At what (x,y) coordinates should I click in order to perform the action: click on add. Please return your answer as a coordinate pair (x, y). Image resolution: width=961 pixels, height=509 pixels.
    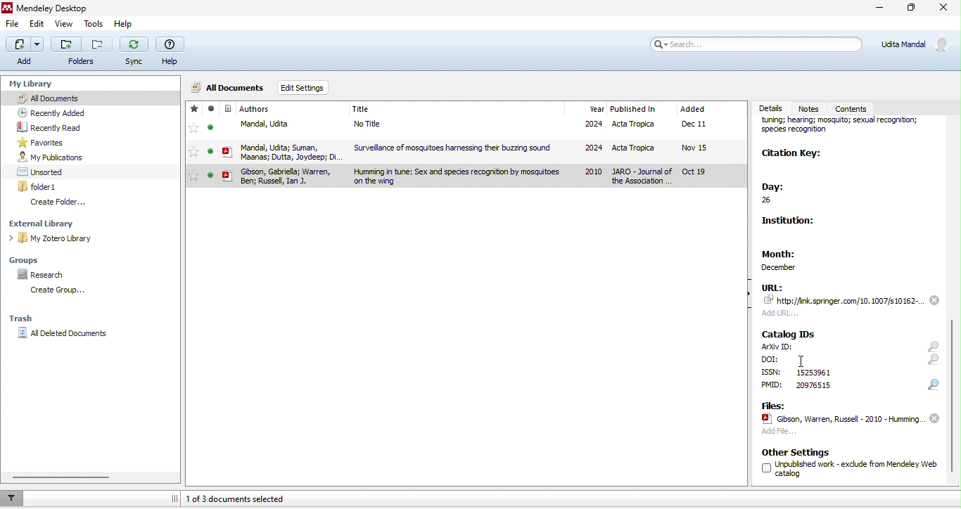
    Looking at the image, I should click on (784, 312).